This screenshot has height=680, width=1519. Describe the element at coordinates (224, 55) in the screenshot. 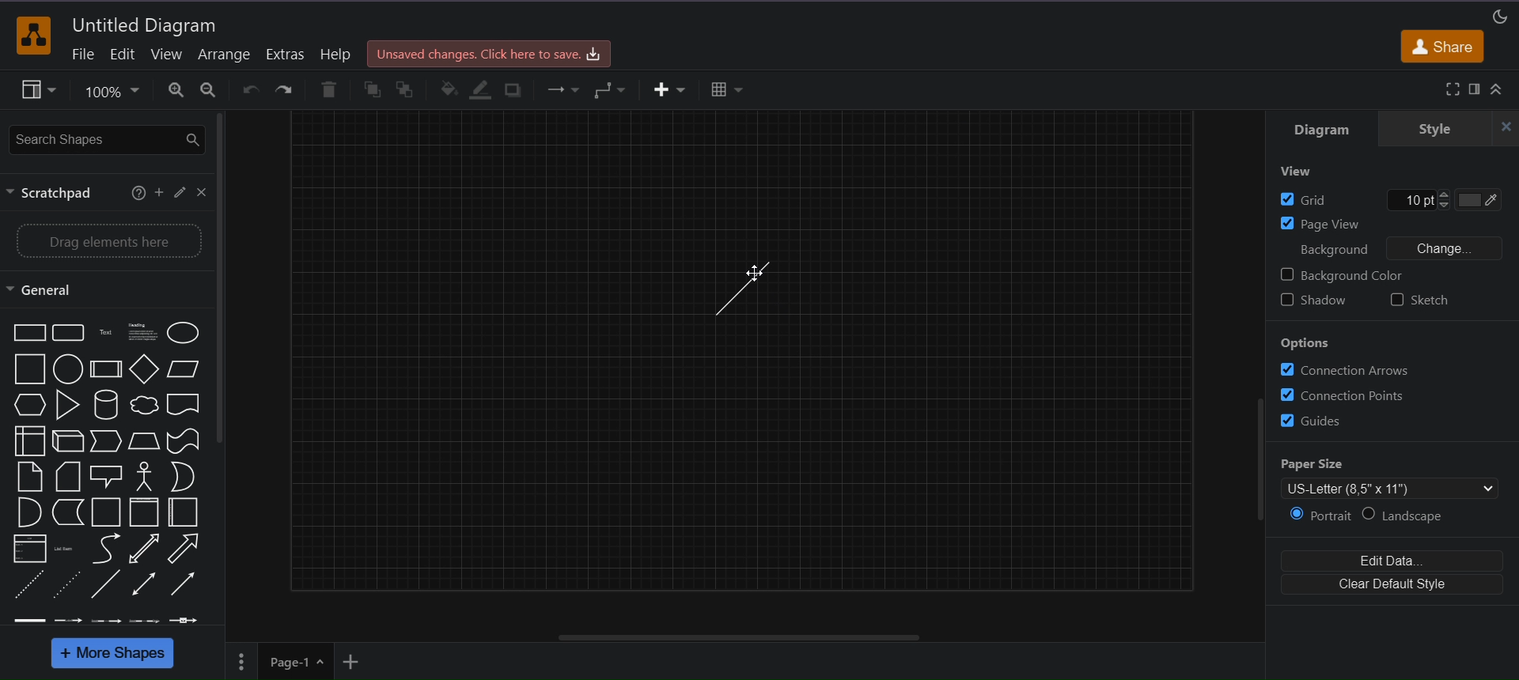

I see `arrange` at that location.